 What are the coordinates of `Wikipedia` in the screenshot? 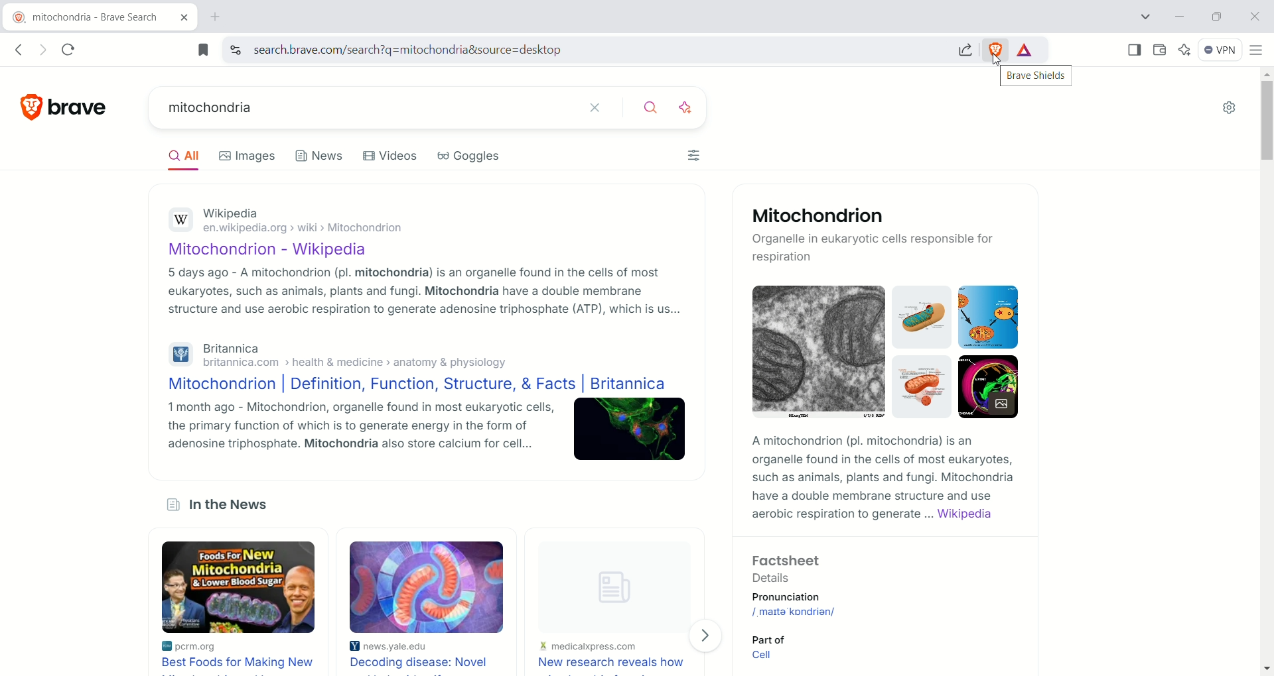 It's located at (965, 514).